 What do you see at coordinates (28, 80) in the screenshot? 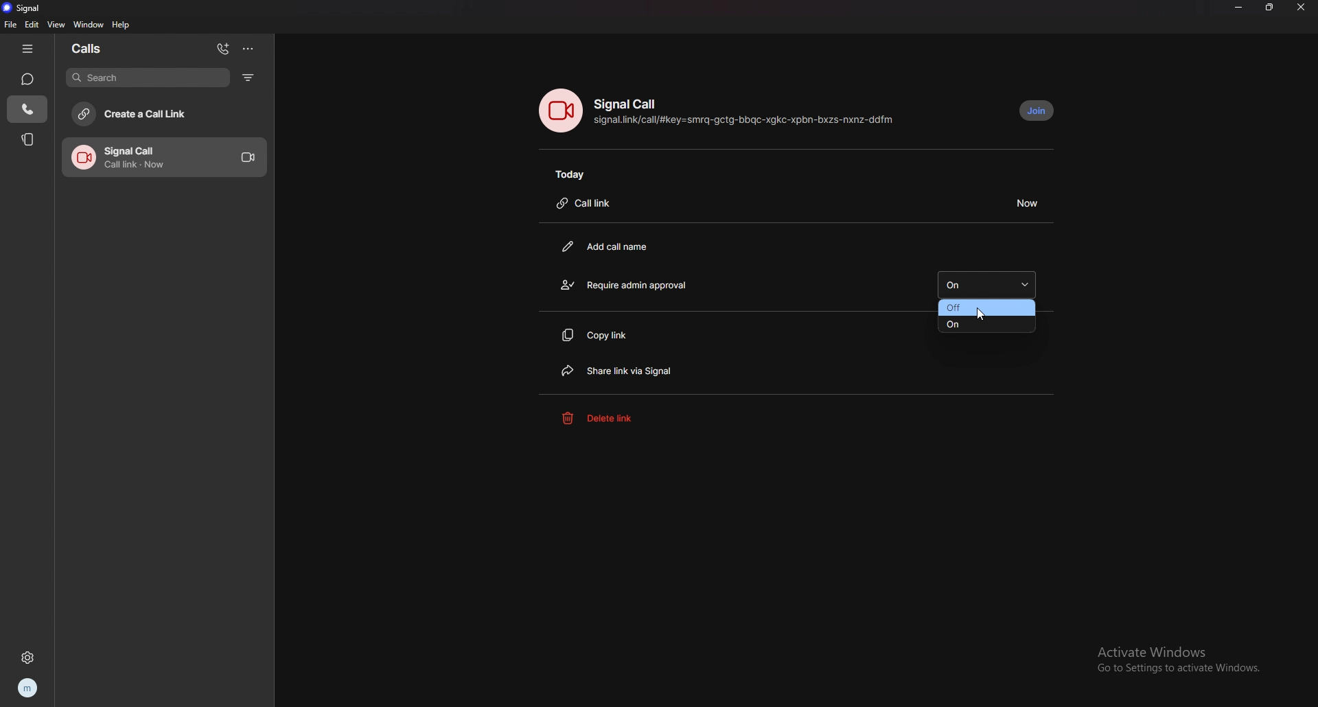
I see `chats` at bounding box center [28, 80].